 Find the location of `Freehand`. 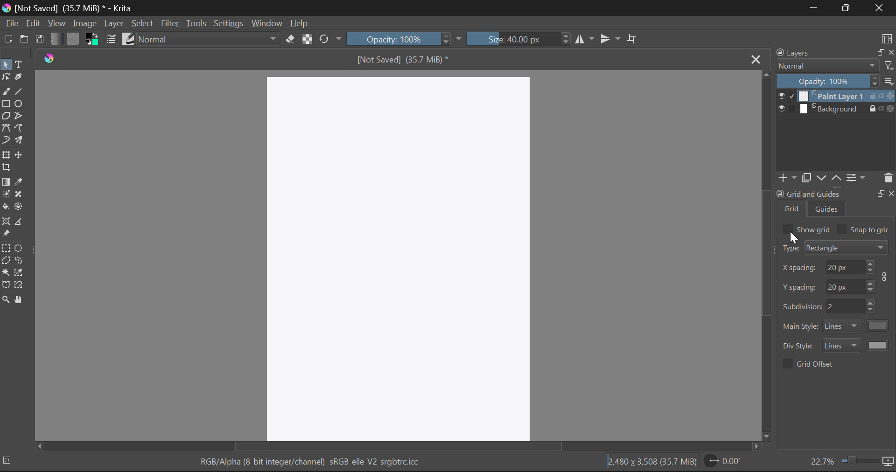

Freehand is located at coordinates (6, 92).